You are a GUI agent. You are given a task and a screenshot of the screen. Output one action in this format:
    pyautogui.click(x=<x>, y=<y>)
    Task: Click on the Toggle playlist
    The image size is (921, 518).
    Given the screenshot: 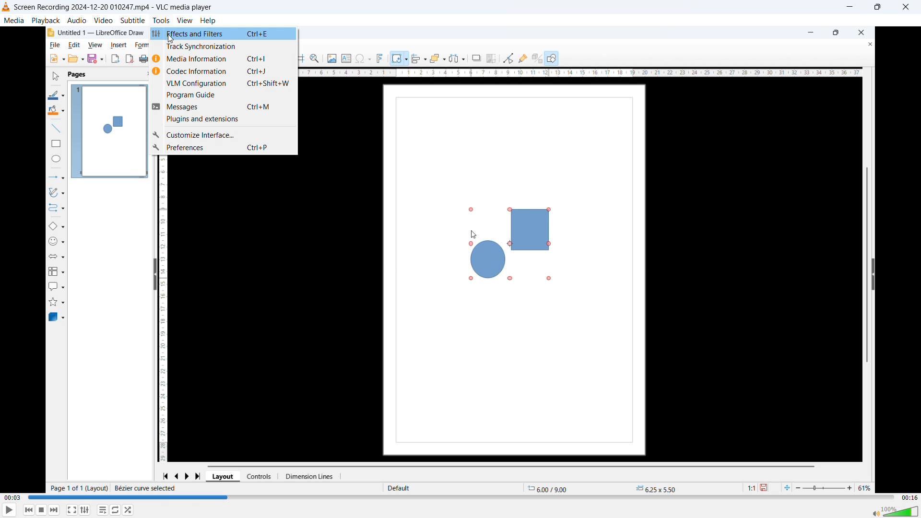 What is the action you would take?
    pyautogui.click(x=103, y=510)
    